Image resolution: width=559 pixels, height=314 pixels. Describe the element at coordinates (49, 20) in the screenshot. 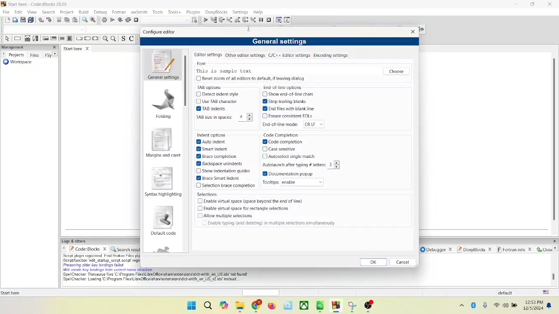

I see `redo` at that location.